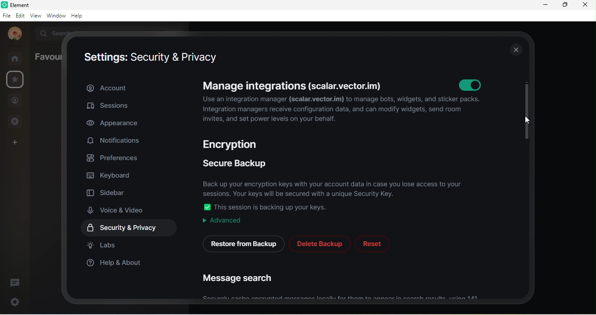 The width and height of the screenshot is (596, 315). Describe the element at coordinates (116, 141) in the screenshot. I see `notifications` at that location.